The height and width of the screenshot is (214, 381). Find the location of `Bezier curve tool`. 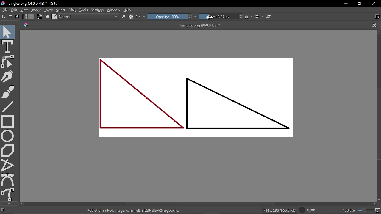

Bezier curve tool is located at coordinates (8, 180).